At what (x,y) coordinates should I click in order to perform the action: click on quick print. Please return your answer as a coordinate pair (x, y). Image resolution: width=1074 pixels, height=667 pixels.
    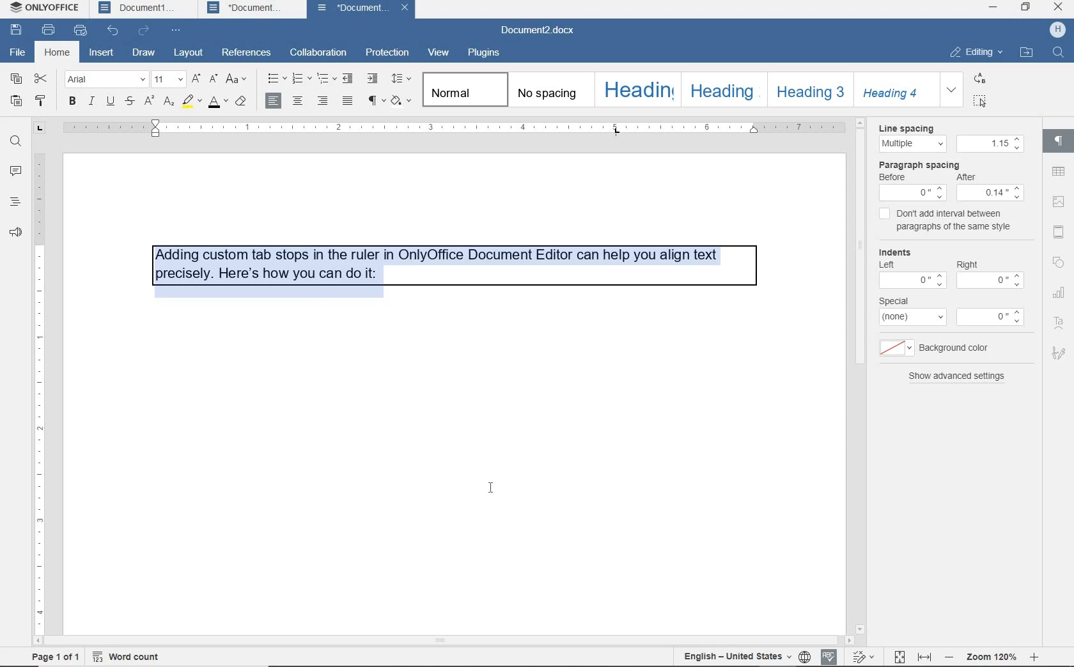
    Looking at the image, I should click on (81, 31).